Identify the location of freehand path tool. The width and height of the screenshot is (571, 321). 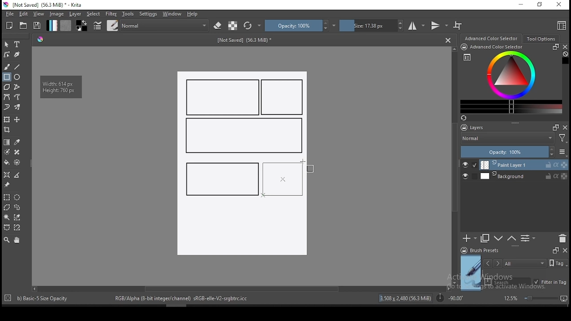
(18, 97).